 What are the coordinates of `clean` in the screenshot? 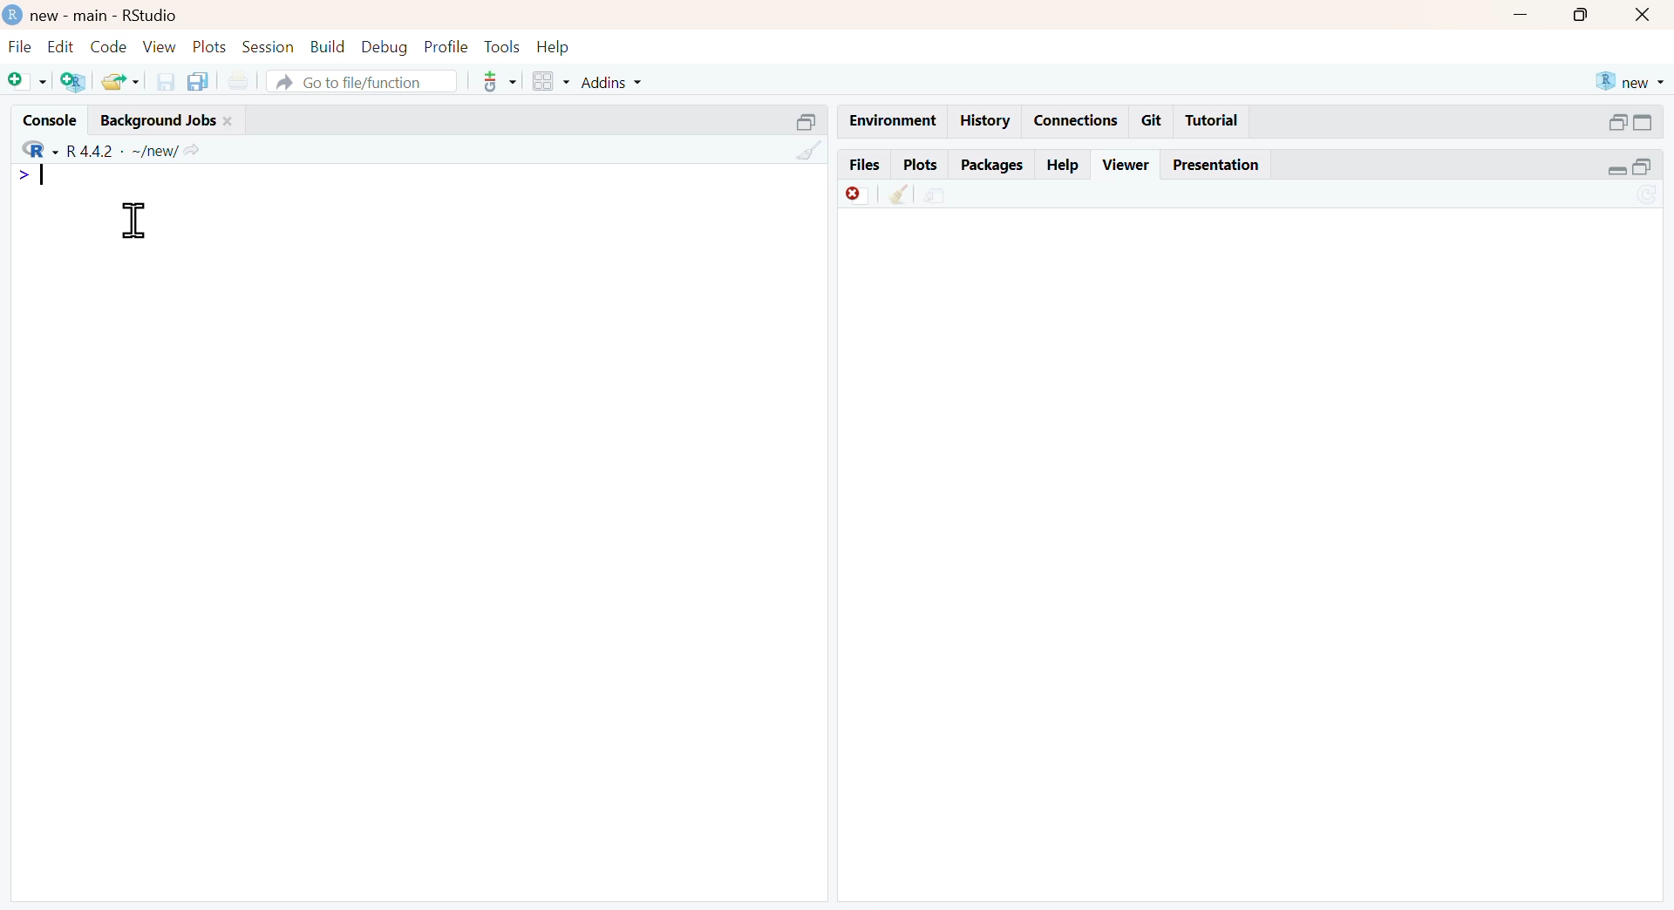 It's located at (898, 195).